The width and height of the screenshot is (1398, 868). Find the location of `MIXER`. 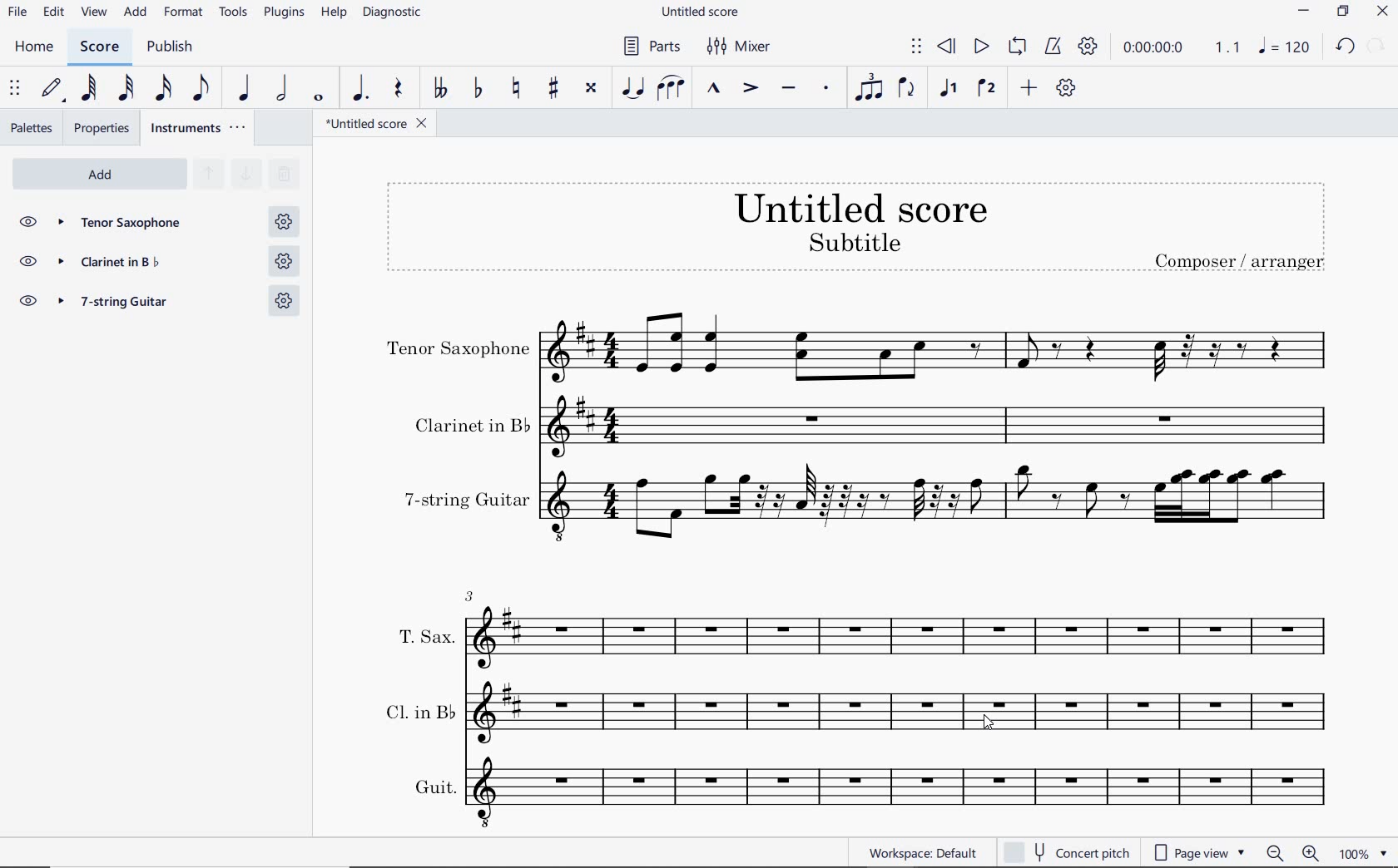

MIXER is located at coordinates (741, 47).